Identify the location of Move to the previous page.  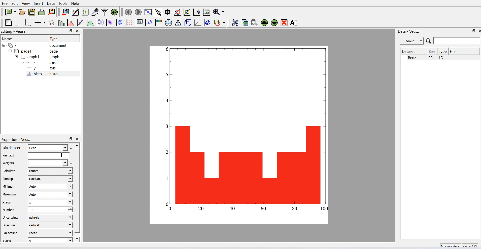
(128, 12).